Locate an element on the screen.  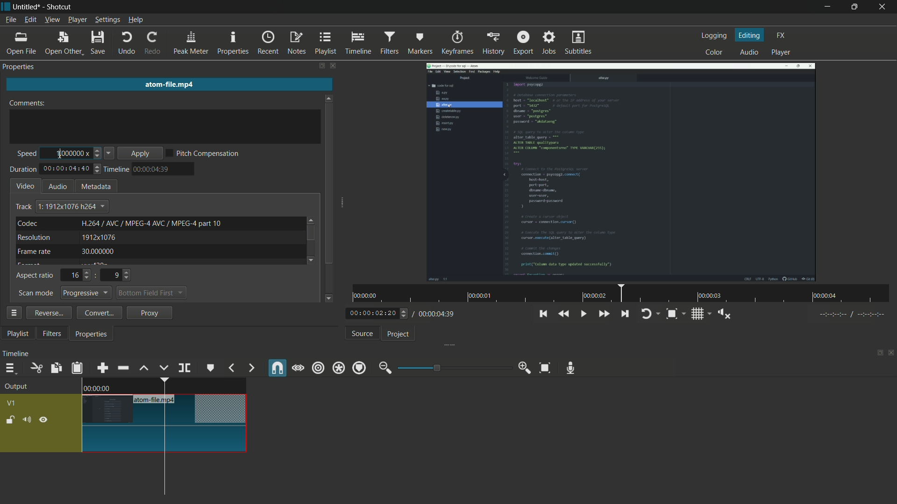
convert is located at coordinates (100, 312).